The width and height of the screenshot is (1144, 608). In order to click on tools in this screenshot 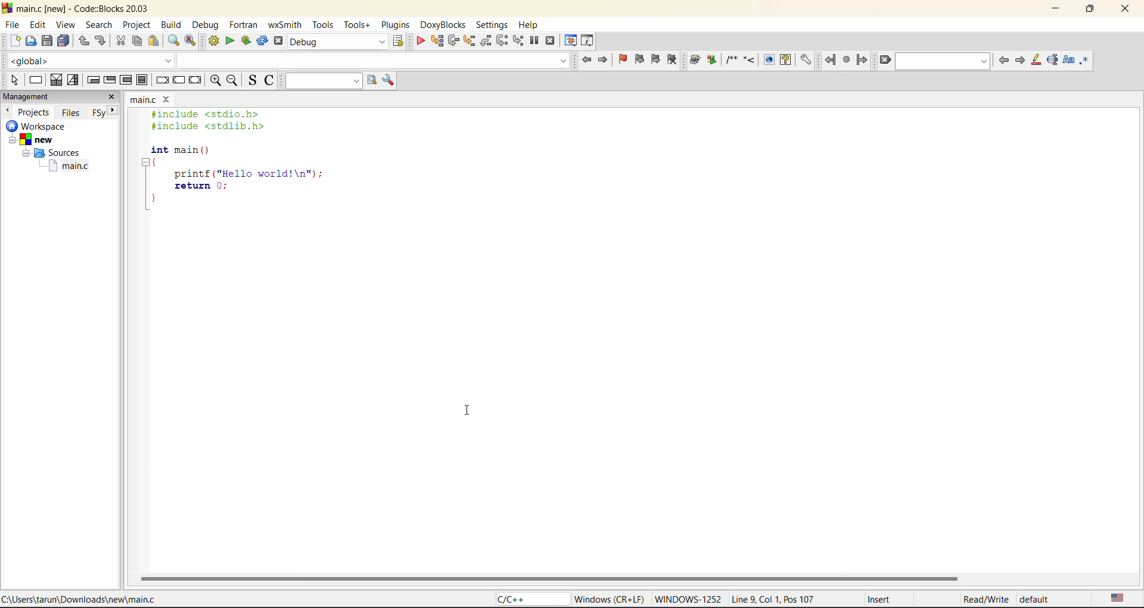, I will do `click(325, 25)`.